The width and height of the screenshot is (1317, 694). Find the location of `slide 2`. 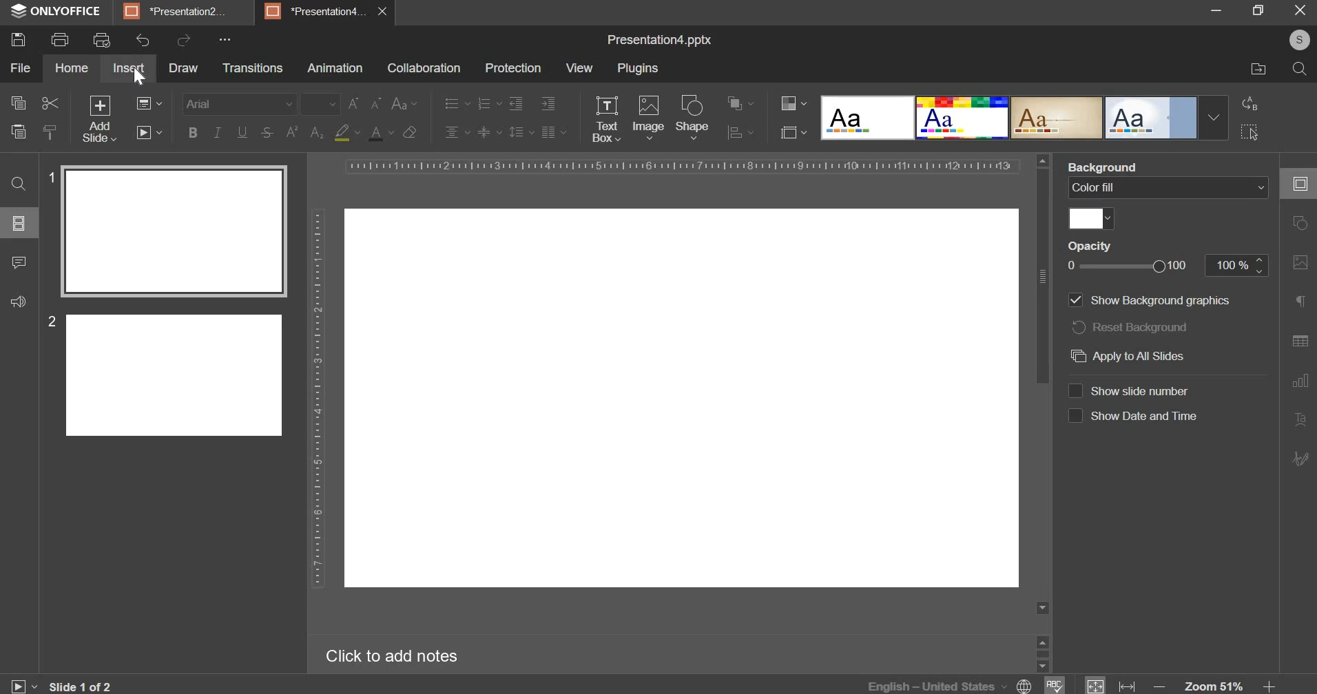

slide 2 is located at coordinates (163, 372).